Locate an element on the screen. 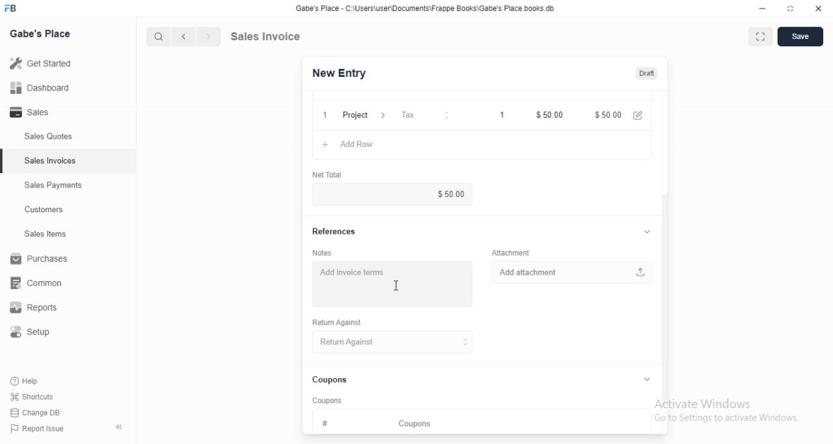  Save is located at coordinates (800, 37).